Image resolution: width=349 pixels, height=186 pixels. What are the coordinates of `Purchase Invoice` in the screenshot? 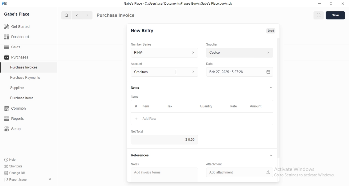 It's located at (116, 15).